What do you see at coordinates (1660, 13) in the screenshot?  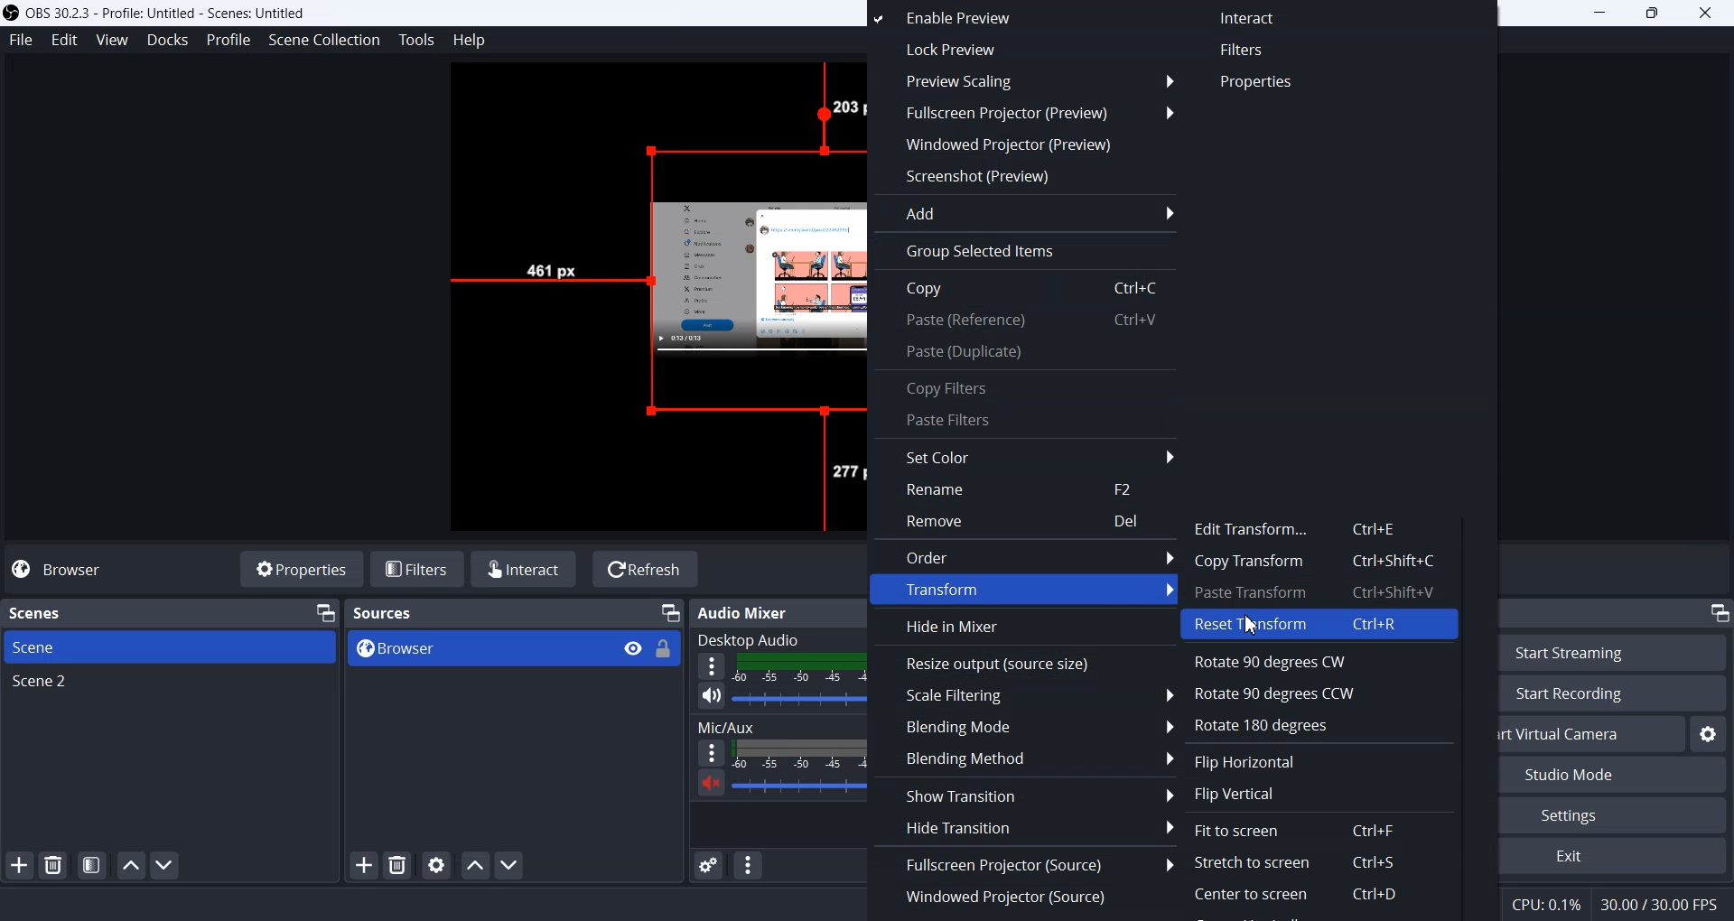 I see `Restore down ` at bounding box center [1660, 13].